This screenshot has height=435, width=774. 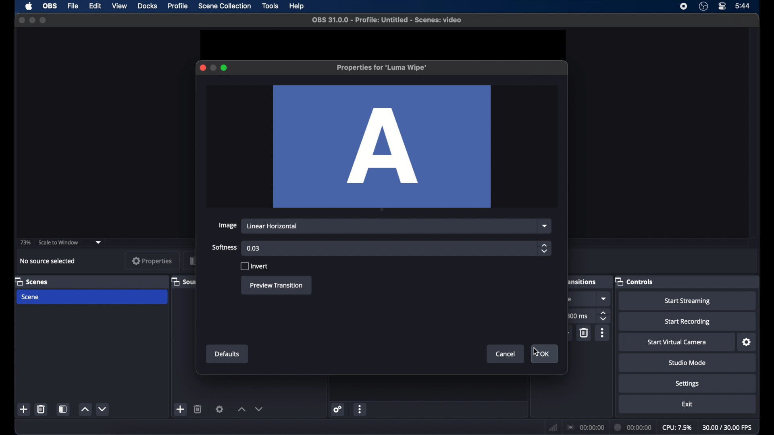 I want to click on maximize, so click(x=44, y=20).